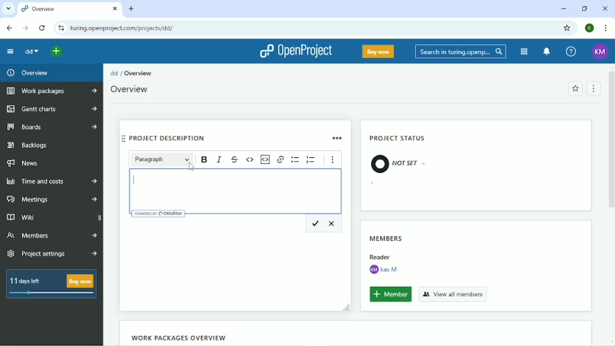 Image resolution: width=615 pixels, height=346 pixels. I want to click on Code, so click(250, 159).